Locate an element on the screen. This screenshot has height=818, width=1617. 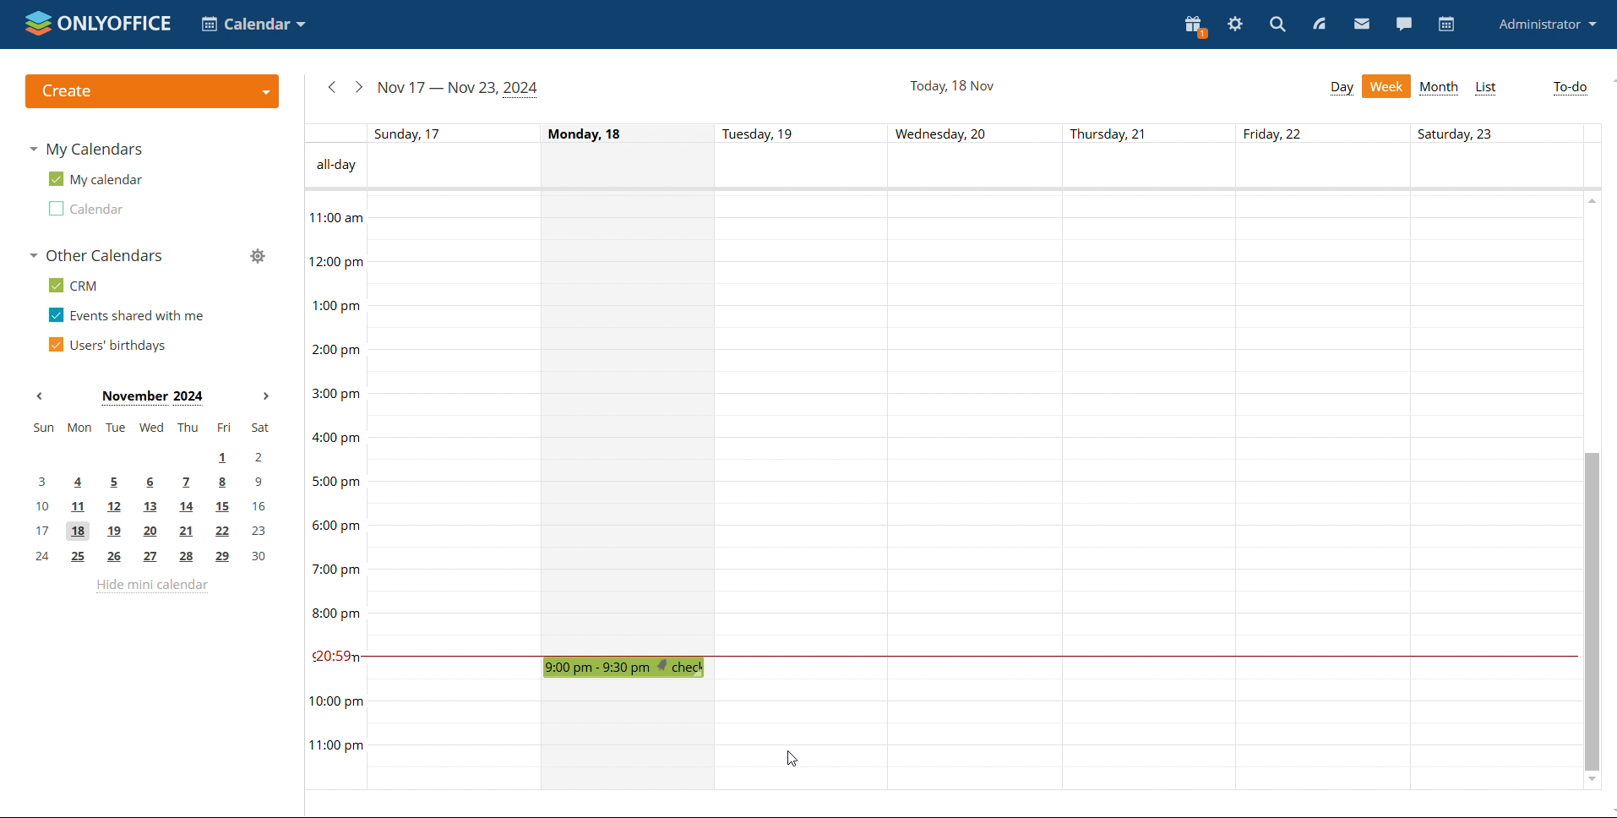
settings is located at coordinates (1235, 24).